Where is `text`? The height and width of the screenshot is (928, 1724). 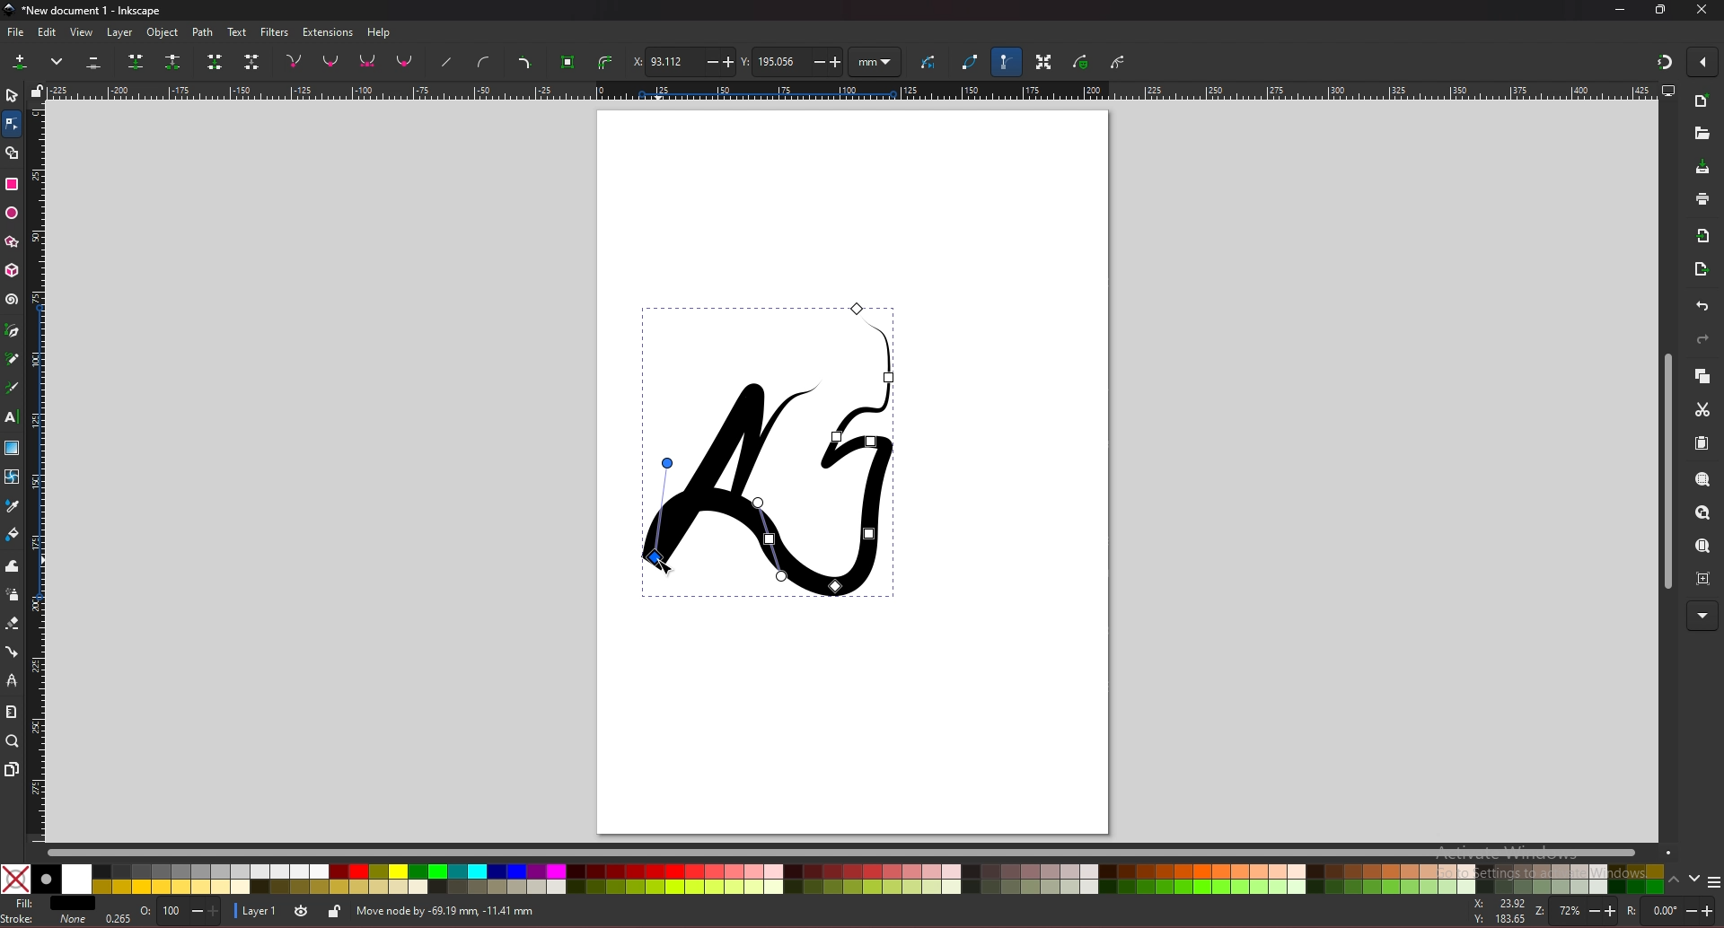 text is located at coordinates (236, 31).